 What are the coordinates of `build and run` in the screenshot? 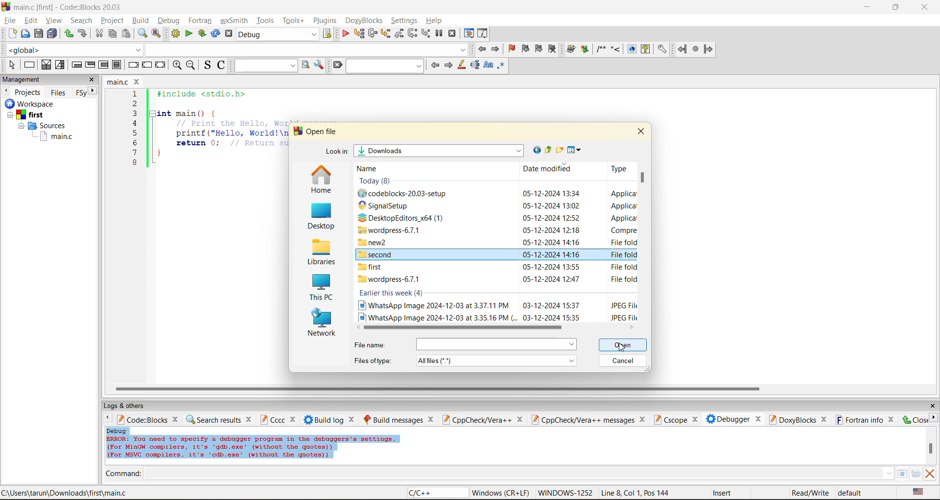 It's located at (202, 34).